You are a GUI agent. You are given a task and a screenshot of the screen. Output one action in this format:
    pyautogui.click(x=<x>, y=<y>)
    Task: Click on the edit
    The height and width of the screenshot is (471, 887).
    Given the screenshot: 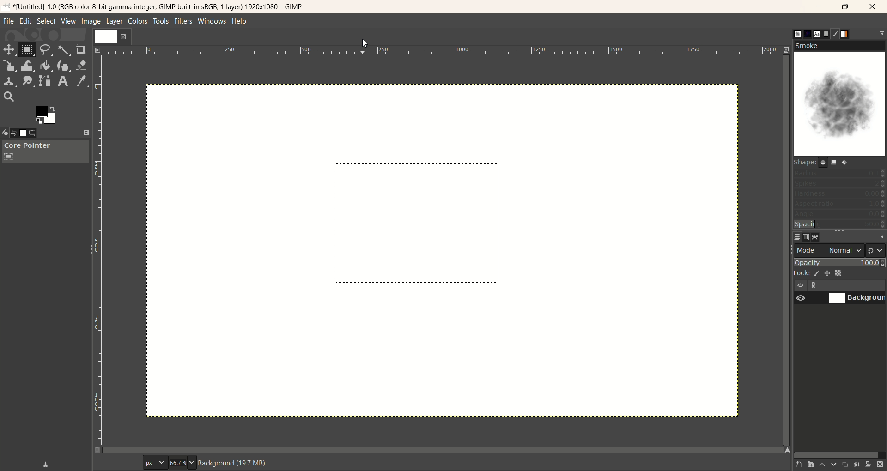 What is the action you would take?
    pyautogui.click(x=26, y=21)
    